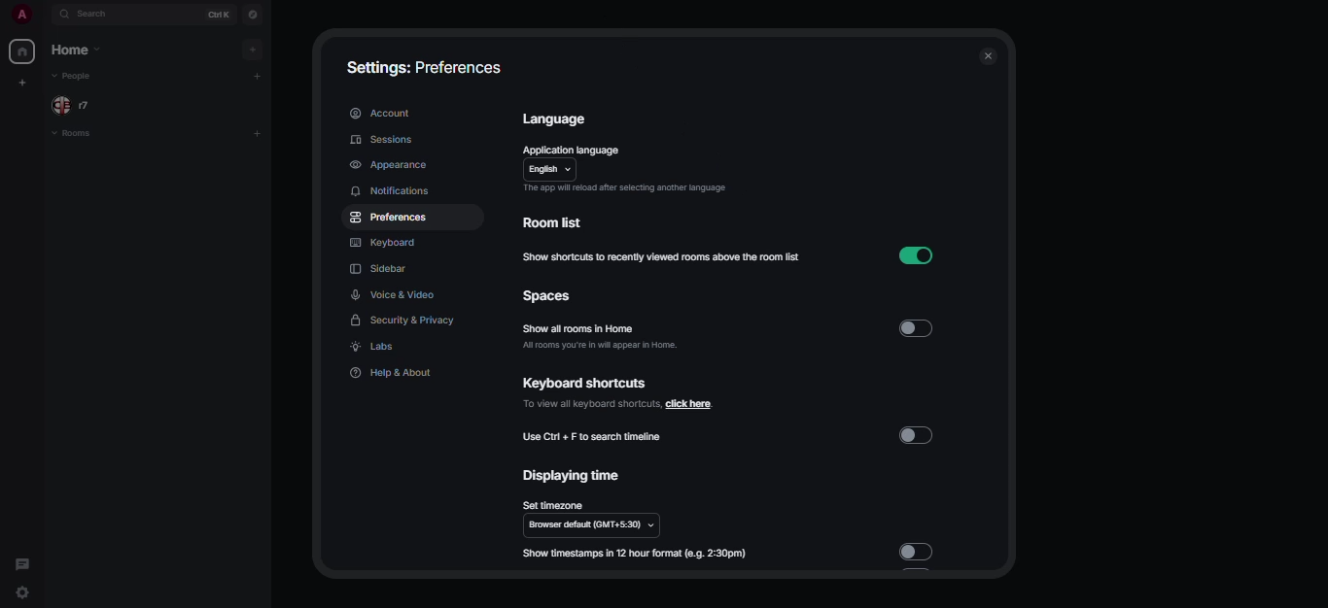  What do you see at coordinates (542, 296) in the screenshot?
I see `spaces` at bounding box center [542, 296].